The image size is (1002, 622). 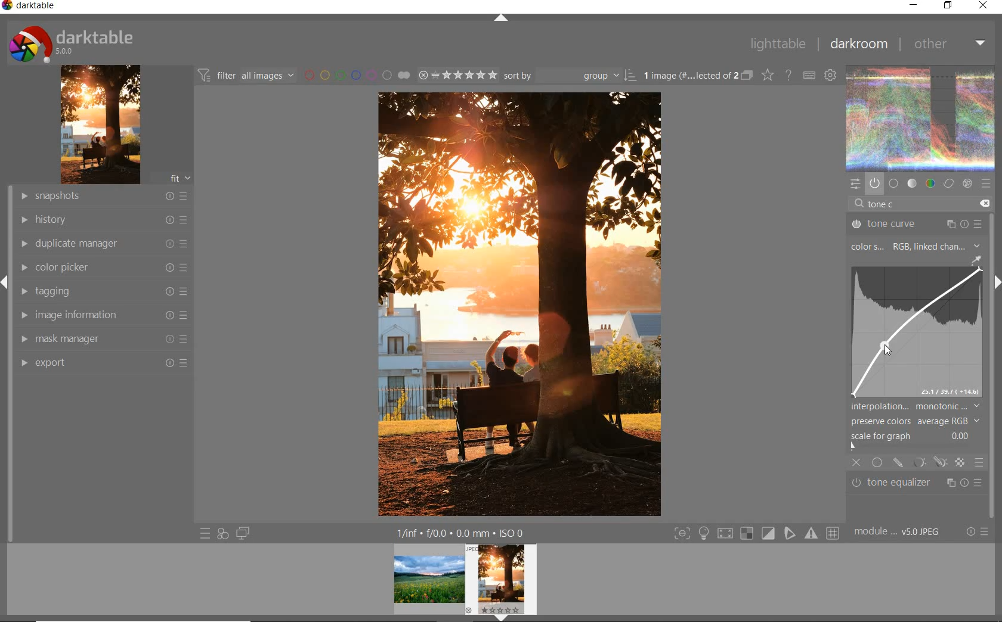 I want to click on Sort by, so click(x=570, y=76).